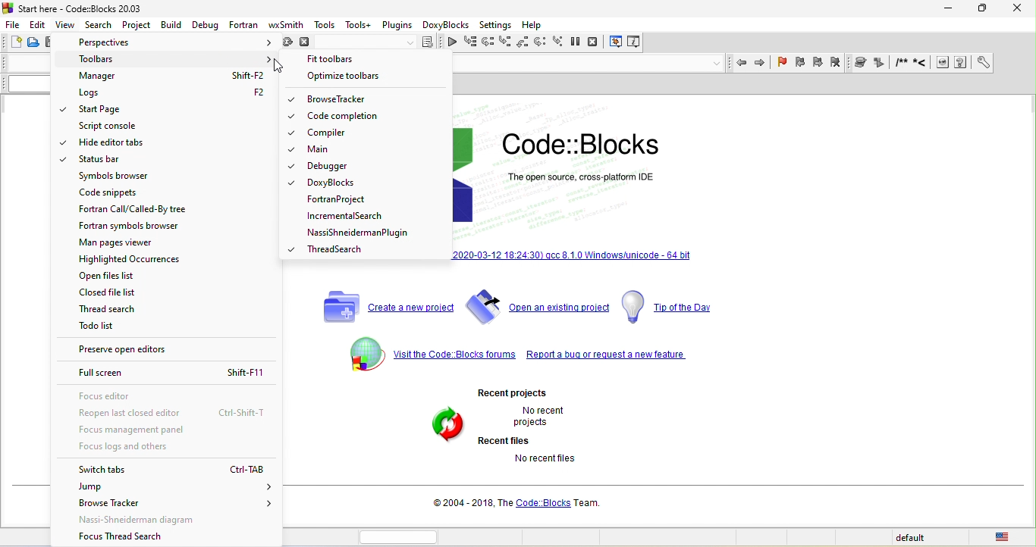  Describe the element at coordinates (114, 277) in the screenshot. I see `open file list` at that location.